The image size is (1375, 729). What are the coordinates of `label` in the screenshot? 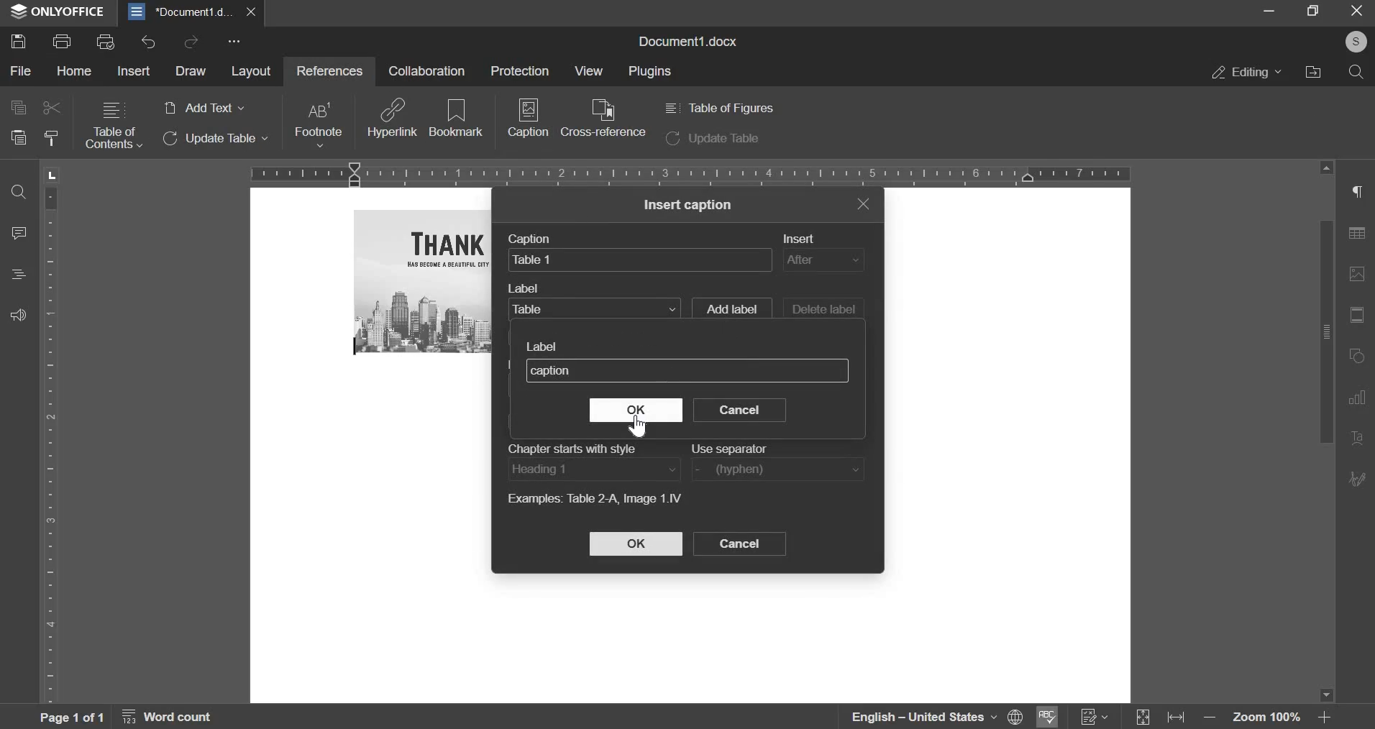 It's located at (687, 370).